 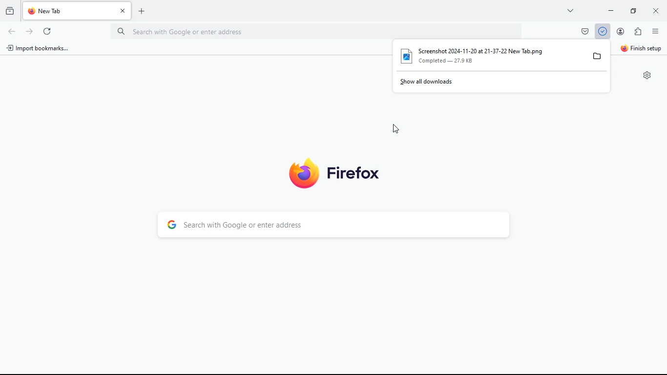 I want to click on tab, so click(x=79, y=11).